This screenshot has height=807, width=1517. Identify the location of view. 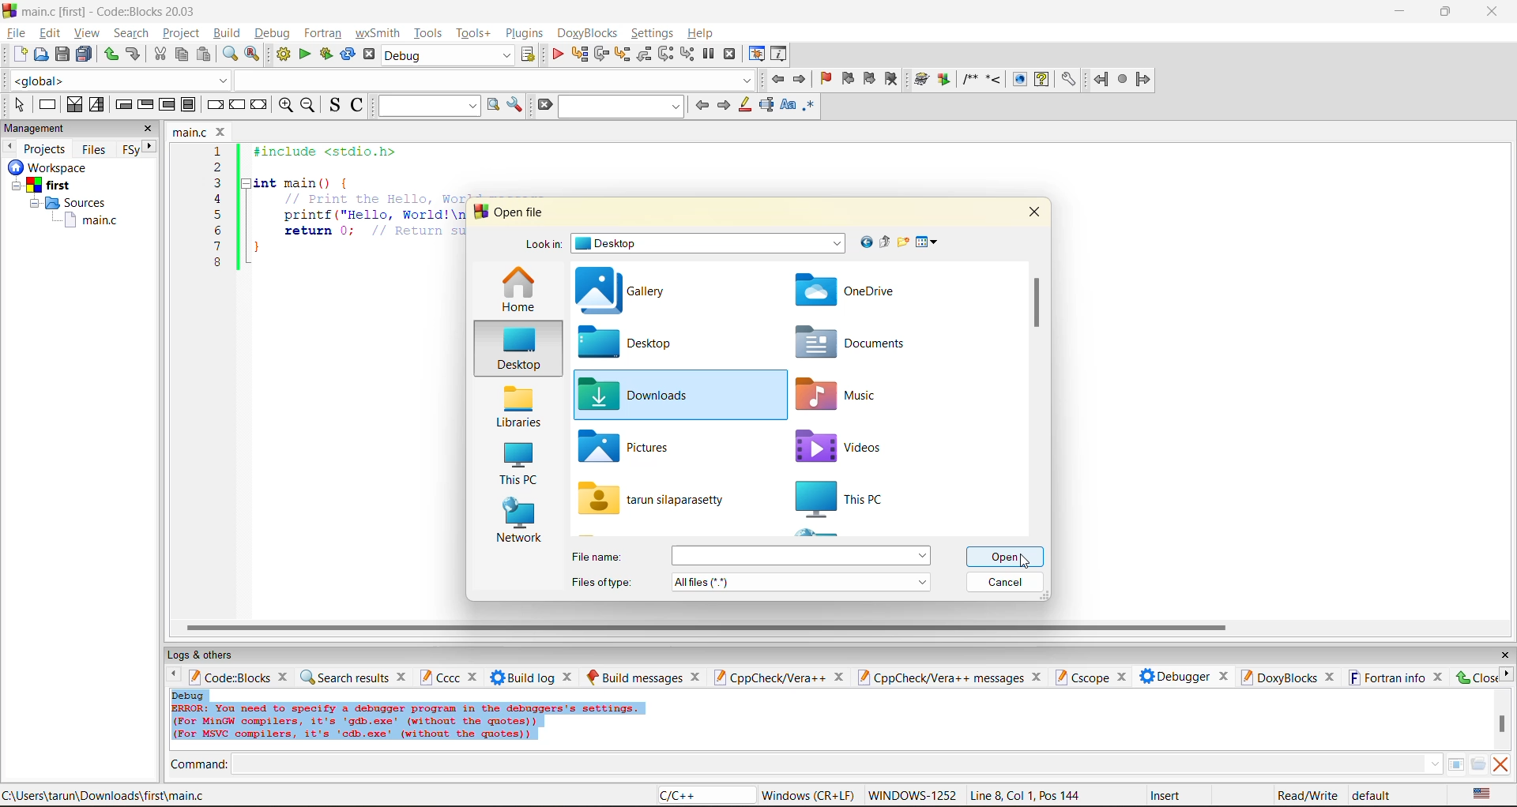
(88, 32).